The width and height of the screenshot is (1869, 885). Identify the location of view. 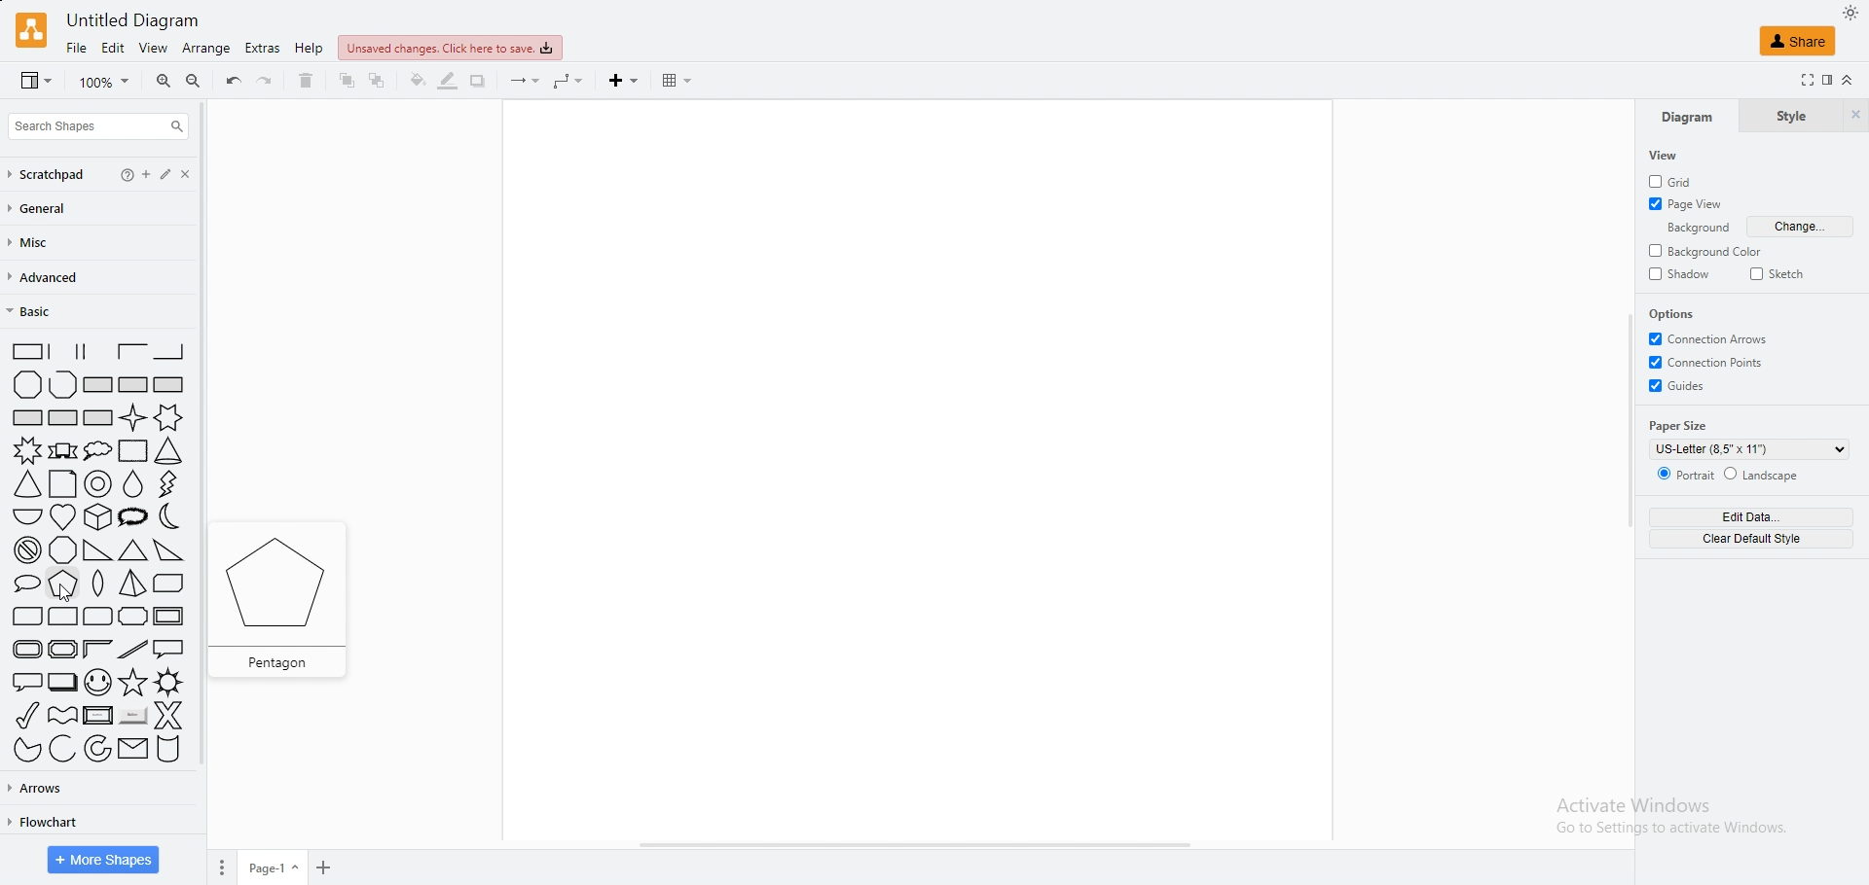
(31, 83).